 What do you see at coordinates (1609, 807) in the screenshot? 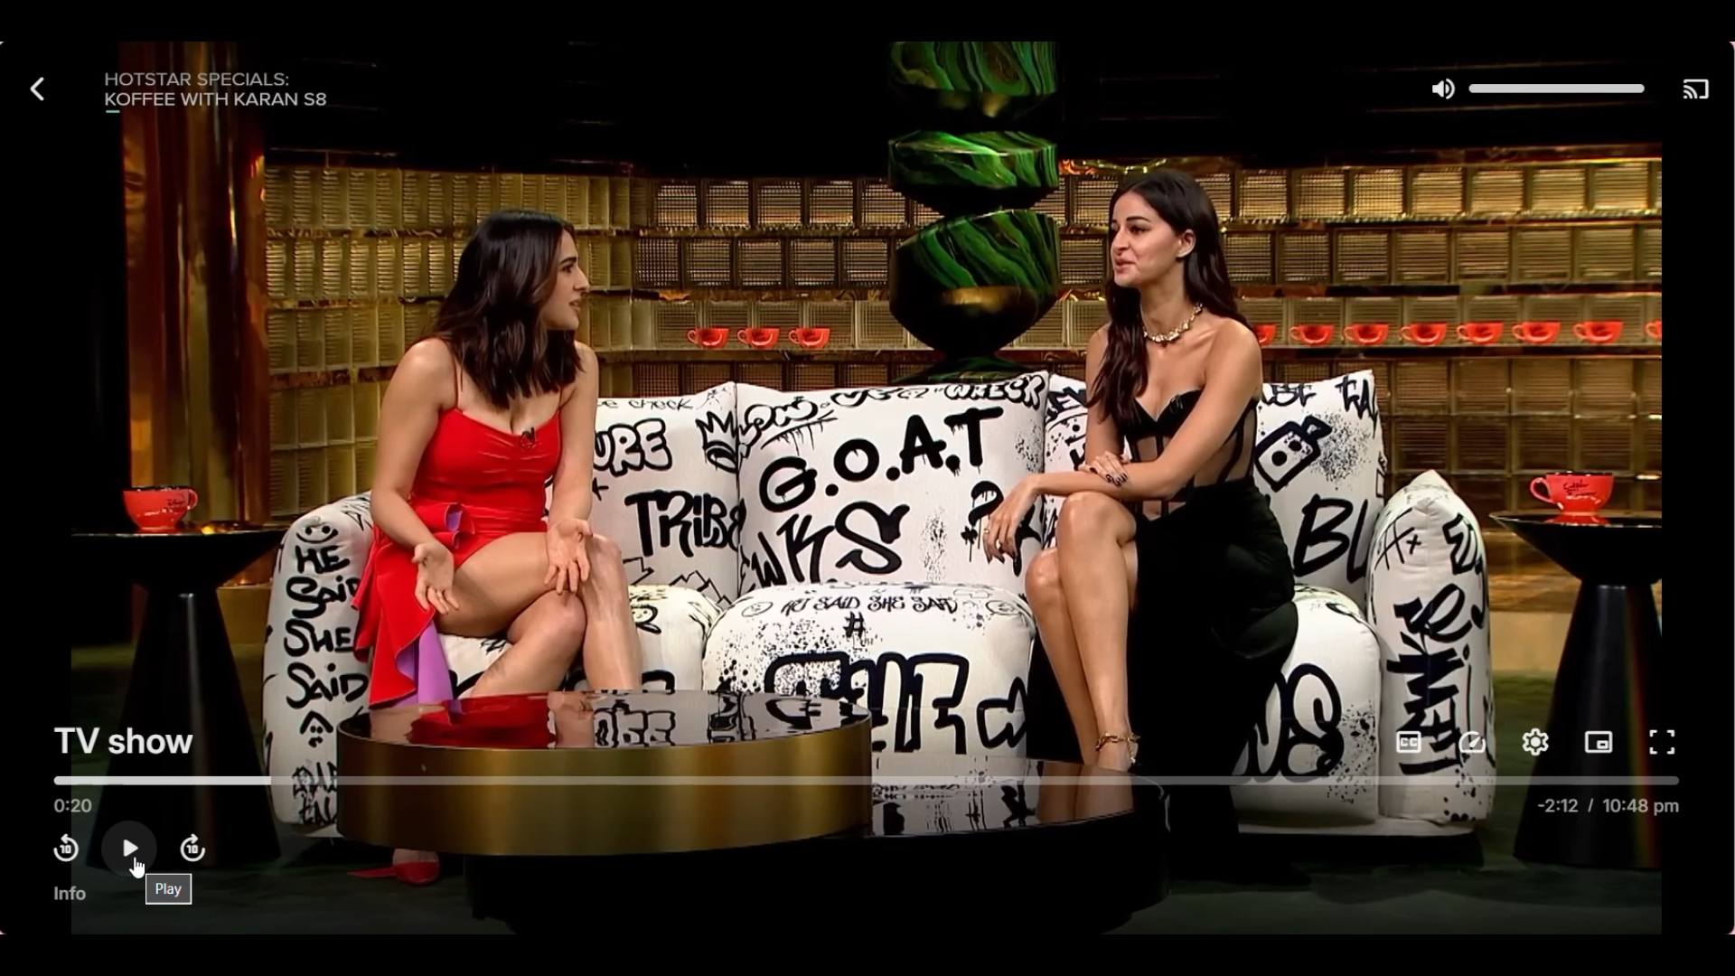
I see `Time and duration of video left to play` at bounding box center [1609, 807].